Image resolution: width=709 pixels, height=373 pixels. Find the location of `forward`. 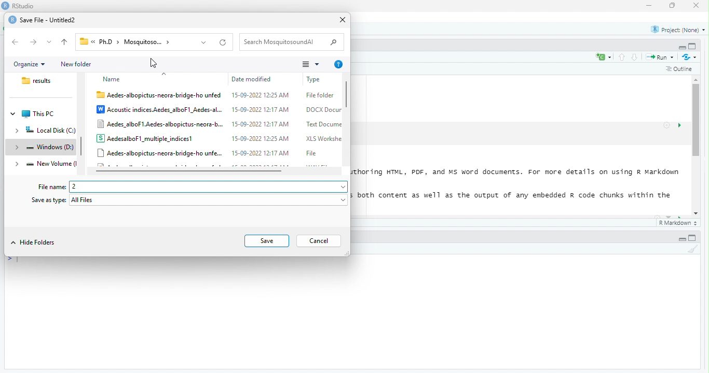

forward is located at coordinates (34, 42).